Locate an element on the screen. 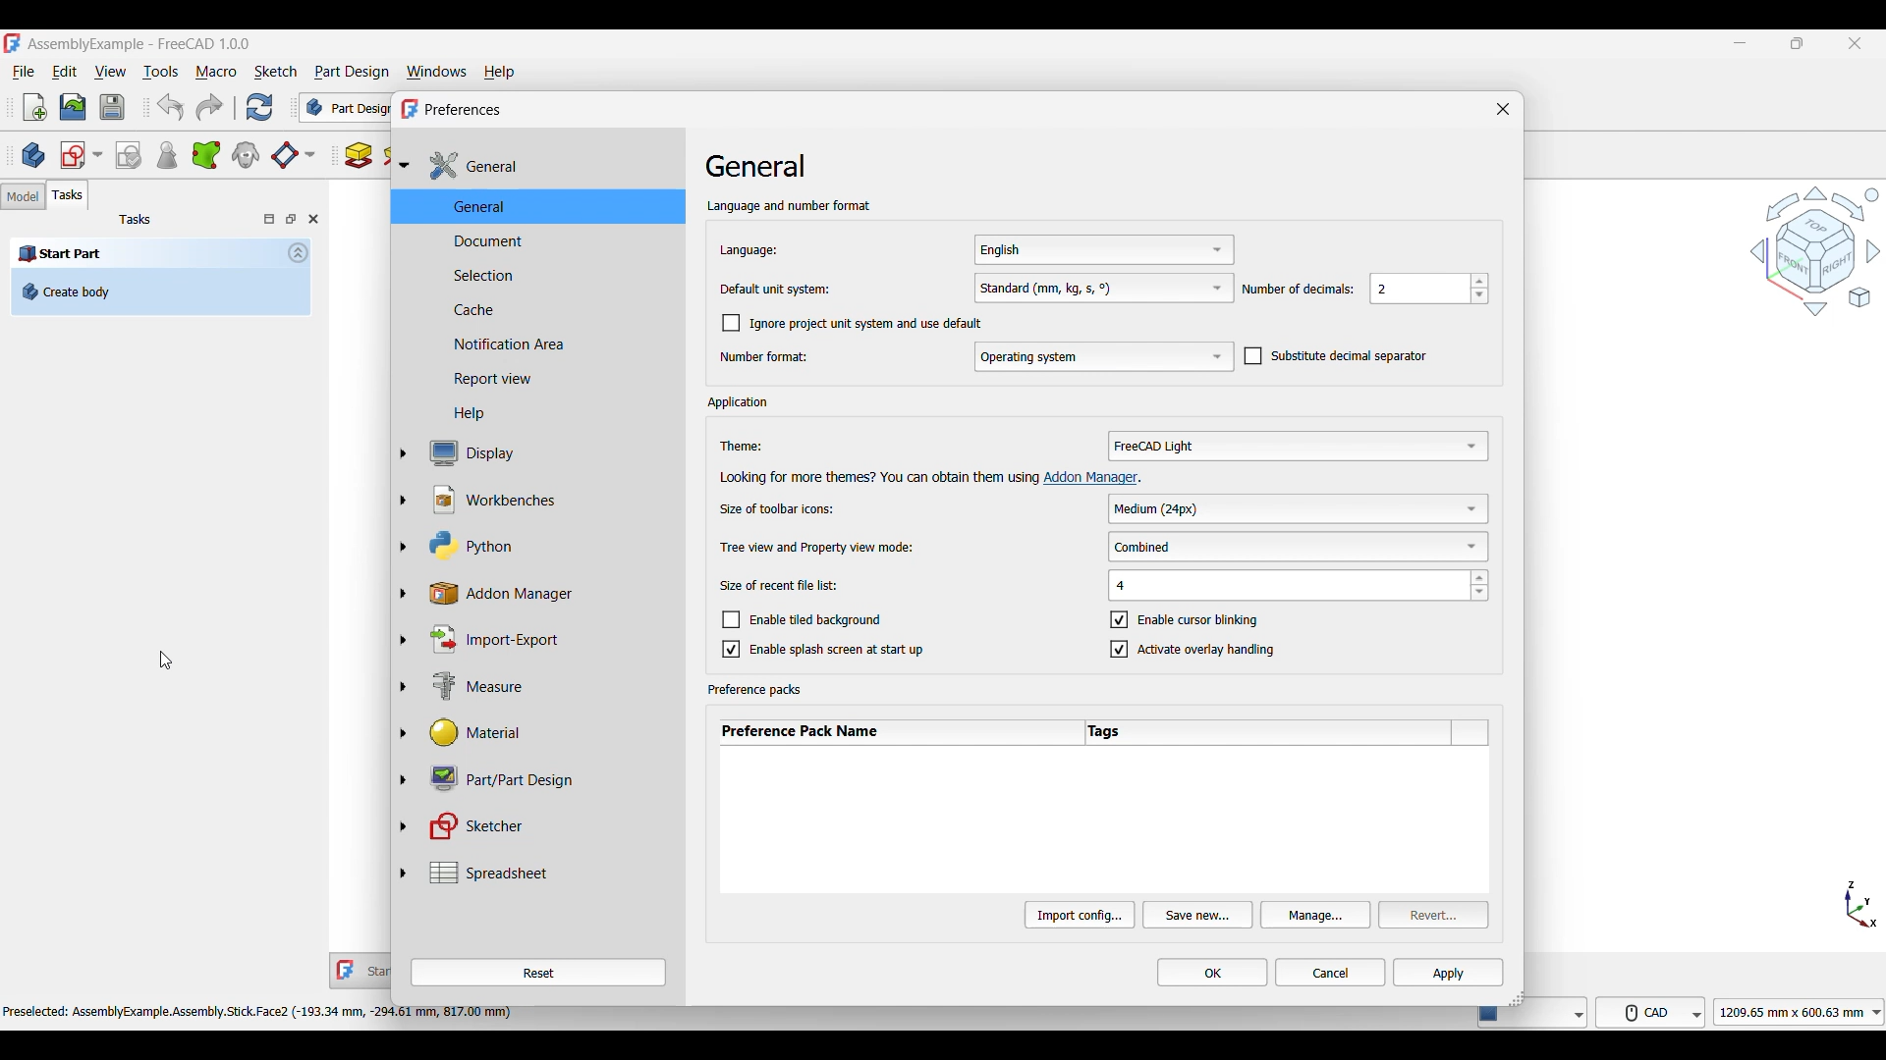 The width and height of the screenshot is (1886, 1060). Tags is located at coordinates (1269, 733).